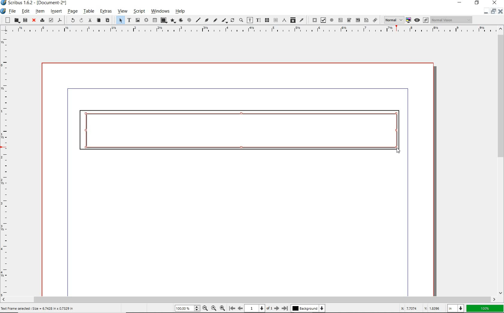 This screenshot has width=504, height=313. I want to click on save as pdf, so click(60, 21).